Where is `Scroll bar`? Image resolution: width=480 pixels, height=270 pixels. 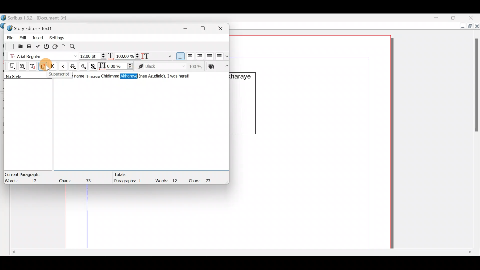
Scroll bar is located at coordinates (240, 254).